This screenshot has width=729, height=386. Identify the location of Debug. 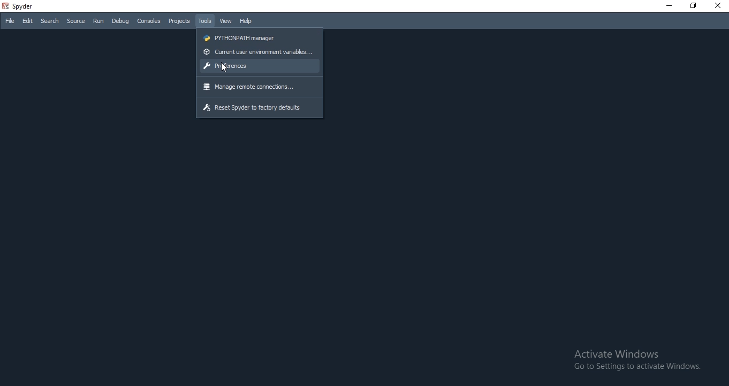
(119, 21).